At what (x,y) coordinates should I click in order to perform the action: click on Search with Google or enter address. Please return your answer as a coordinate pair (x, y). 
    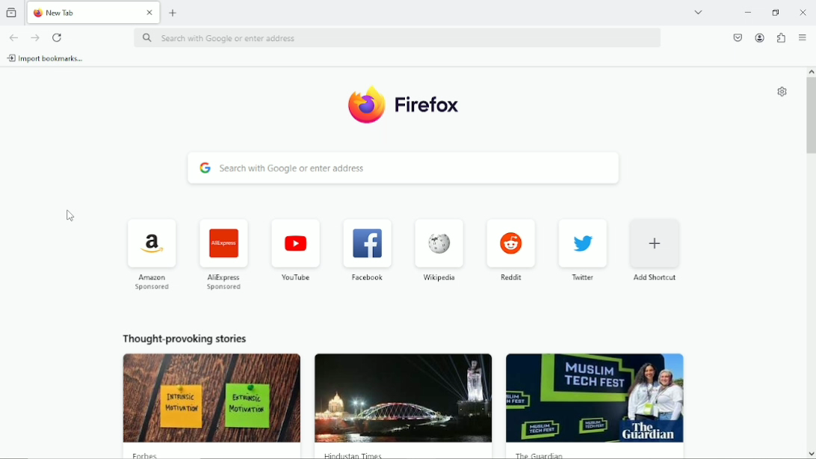
    Looking at the image, I should click on (402, 170).